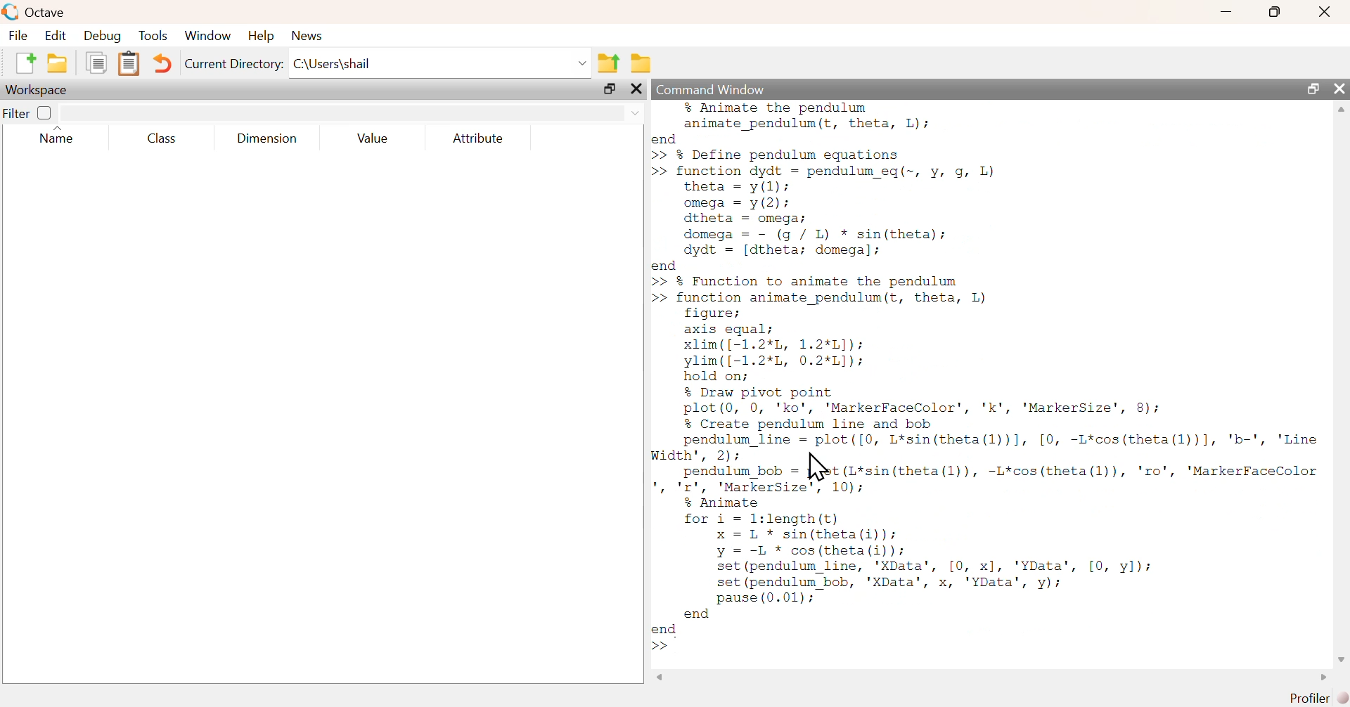 The image size is (1350, 707). What do you see at coordinates (27, 62) in the screenshot?
I see `new script` at bounding box center [27, 62].